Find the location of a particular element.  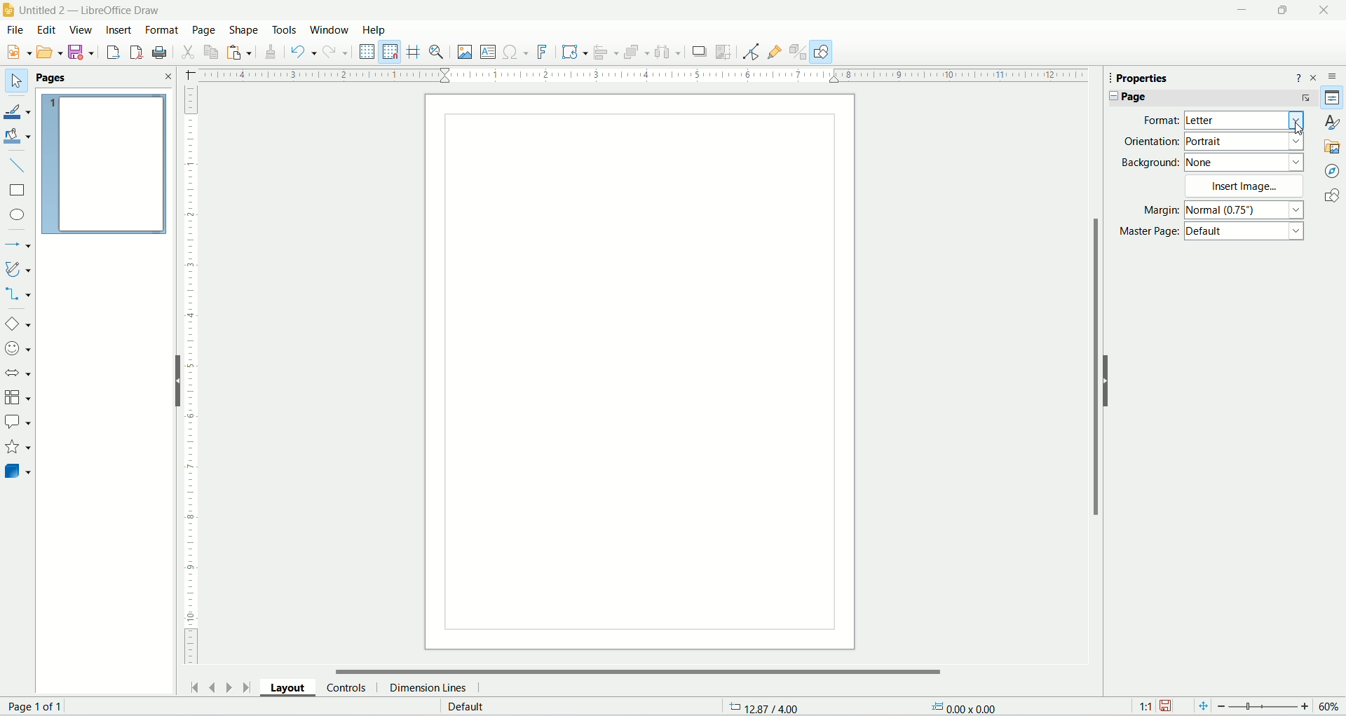

rectangle is located at coordinates (20, 192).